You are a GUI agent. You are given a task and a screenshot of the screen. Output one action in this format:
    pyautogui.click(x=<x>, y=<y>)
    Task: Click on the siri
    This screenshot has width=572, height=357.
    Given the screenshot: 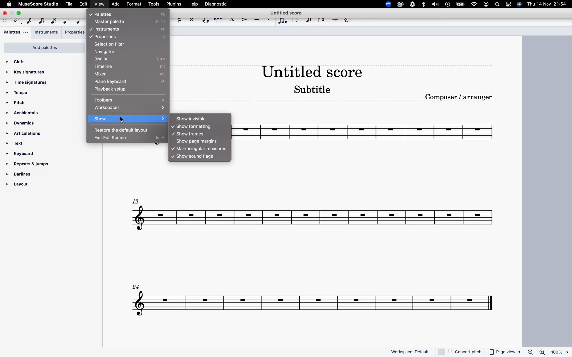 What is the action you would take?
    pyautogui.click(x=519, y=4)
    